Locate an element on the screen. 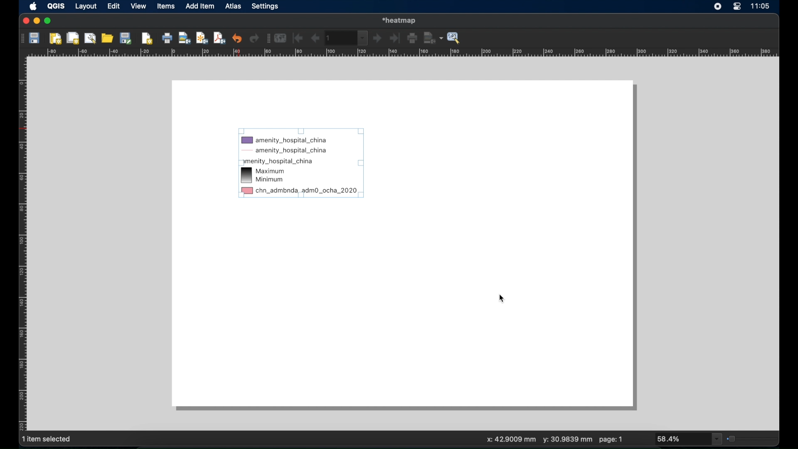 This screenshot has width=798, height=449. y: mm is located at coordinates (566, 440).